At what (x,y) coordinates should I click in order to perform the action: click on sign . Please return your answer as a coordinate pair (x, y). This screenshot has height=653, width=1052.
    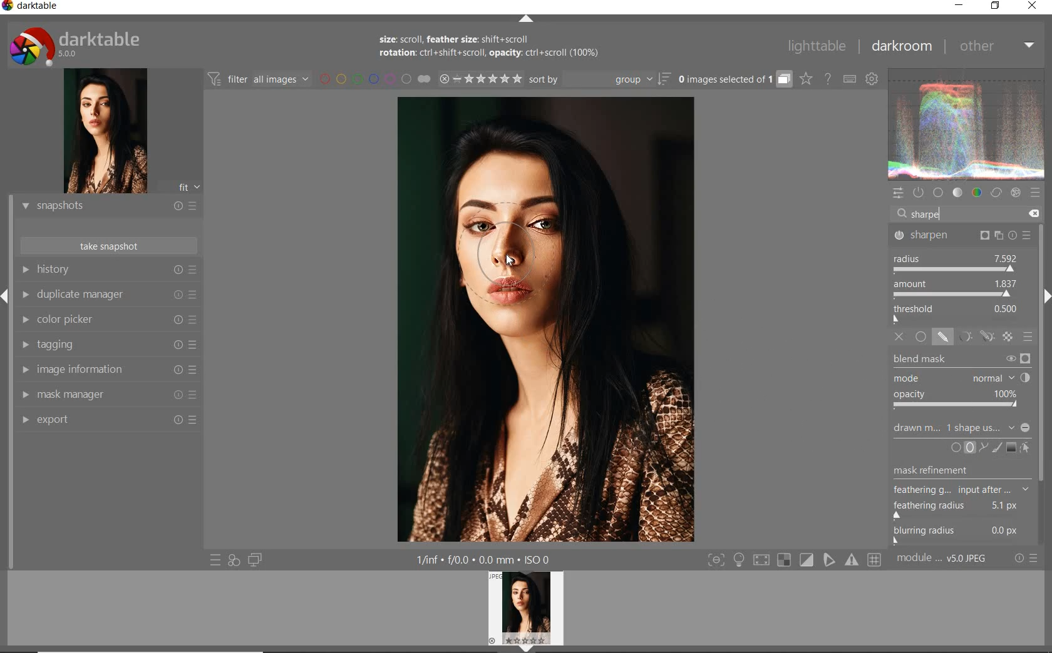
    Looking at the image, I should click on (807, 560).